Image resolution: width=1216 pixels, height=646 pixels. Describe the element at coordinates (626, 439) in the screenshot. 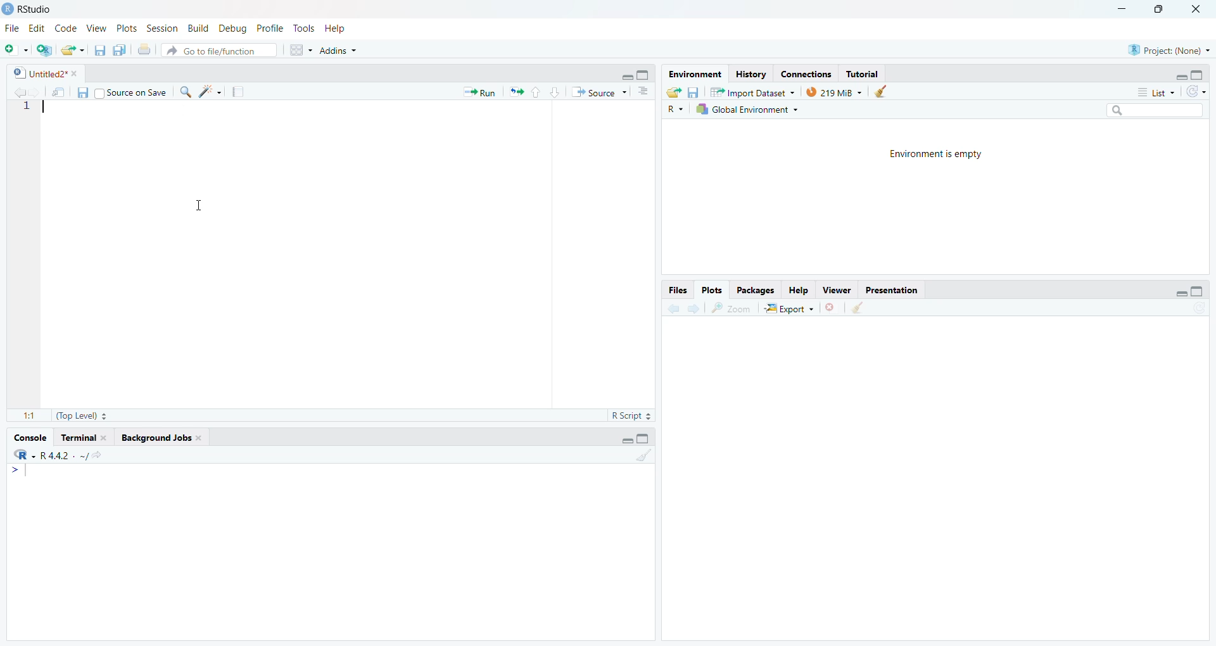

I see `Hide` at that location.